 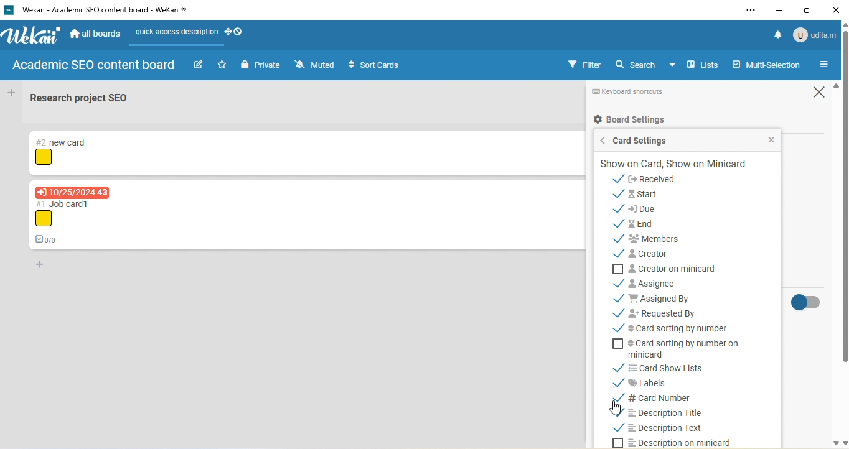 I want to click on description title, so click(x=662, y=413).